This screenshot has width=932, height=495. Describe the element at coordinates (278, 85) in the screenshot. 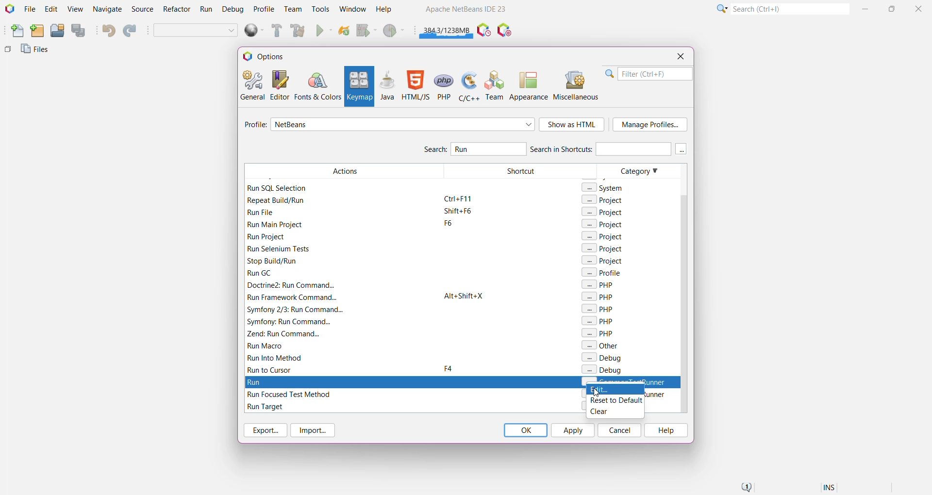

I see `Editor` at that location.